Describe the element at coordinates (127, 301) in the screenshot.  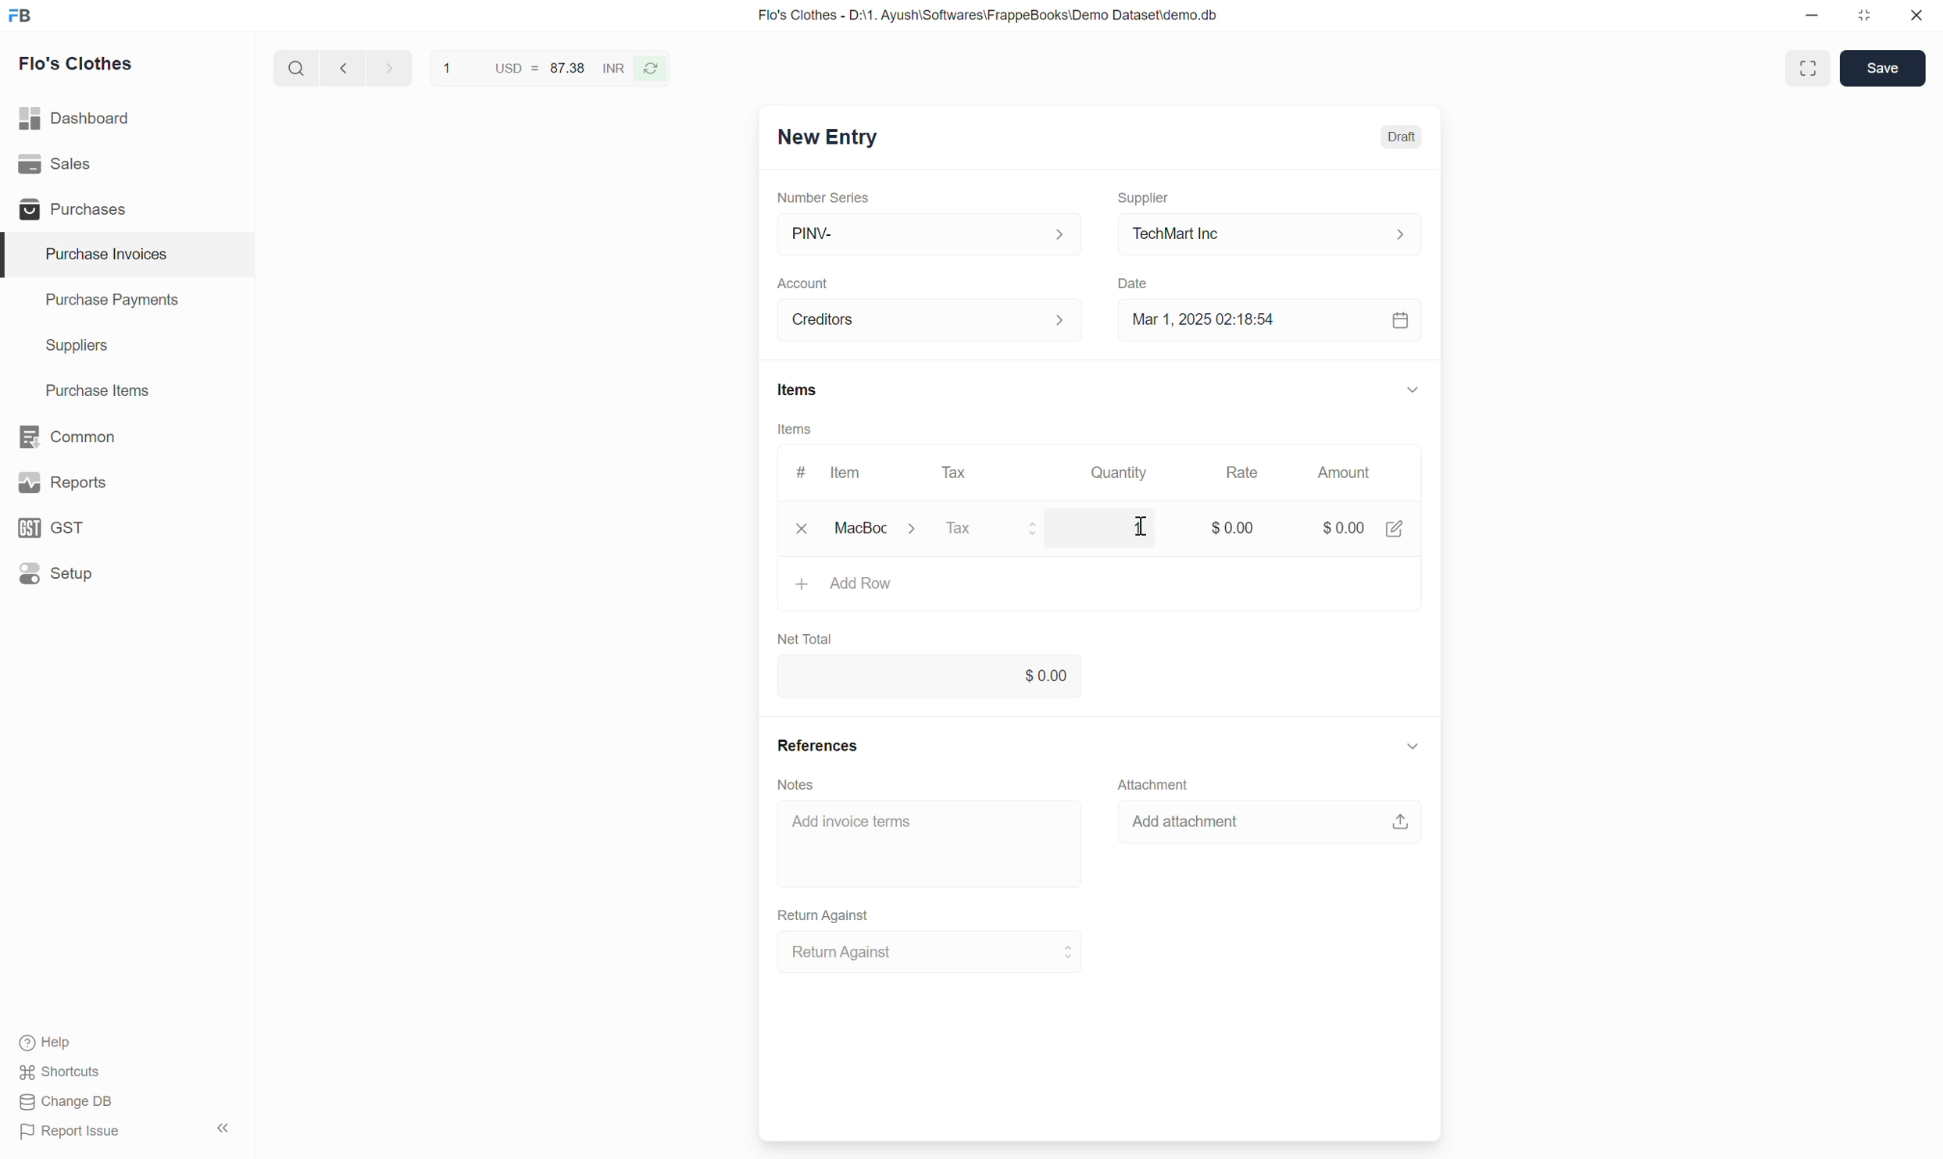
I see `Purchase Payments` at that location.